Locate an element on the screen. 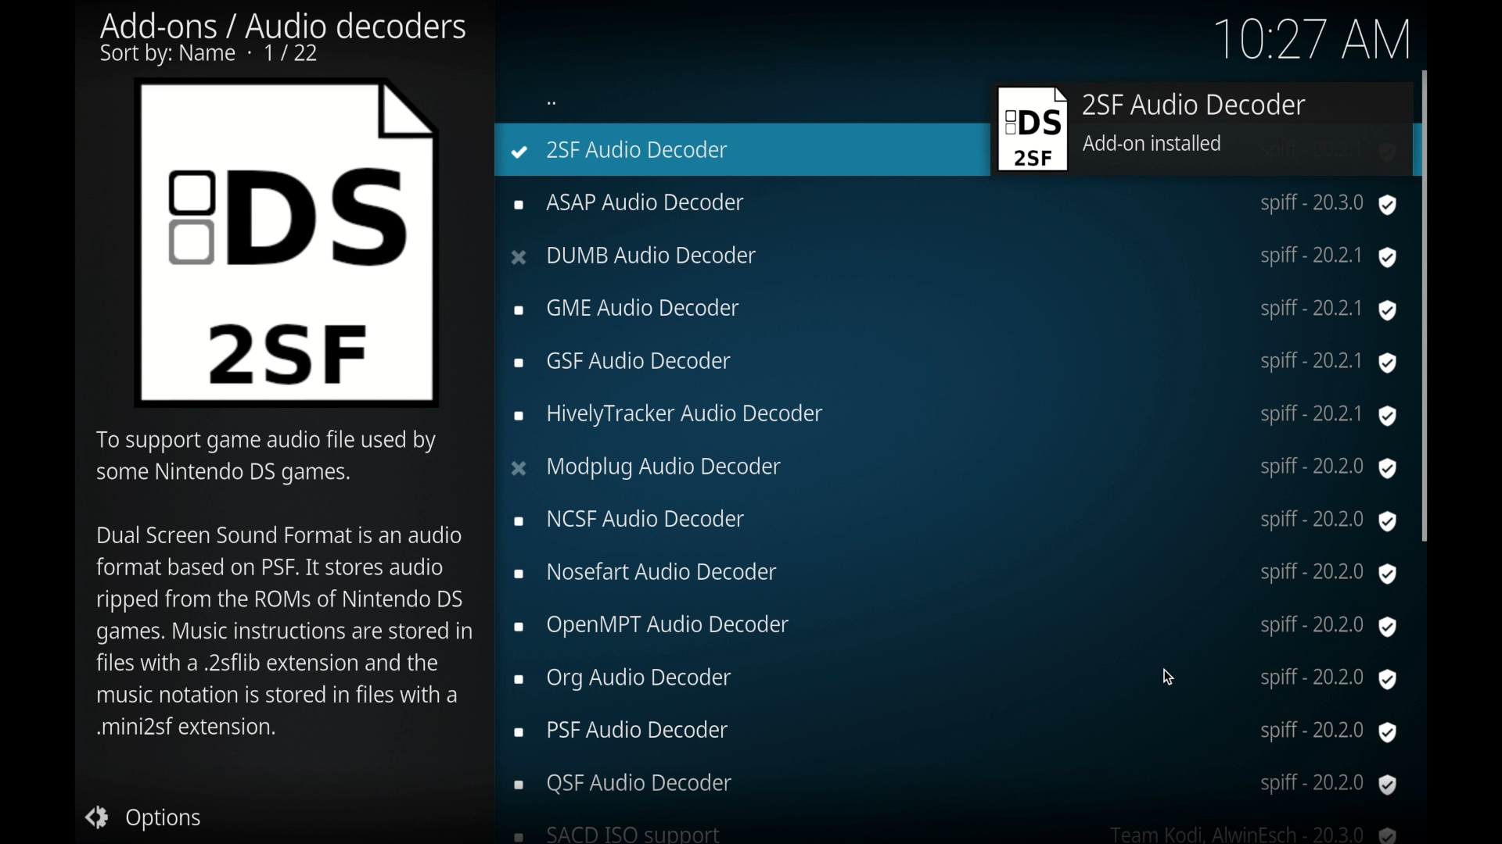 The height and width of the screenshot is (844, 1502). asap audio decoder is located at coordinates (954, 206).